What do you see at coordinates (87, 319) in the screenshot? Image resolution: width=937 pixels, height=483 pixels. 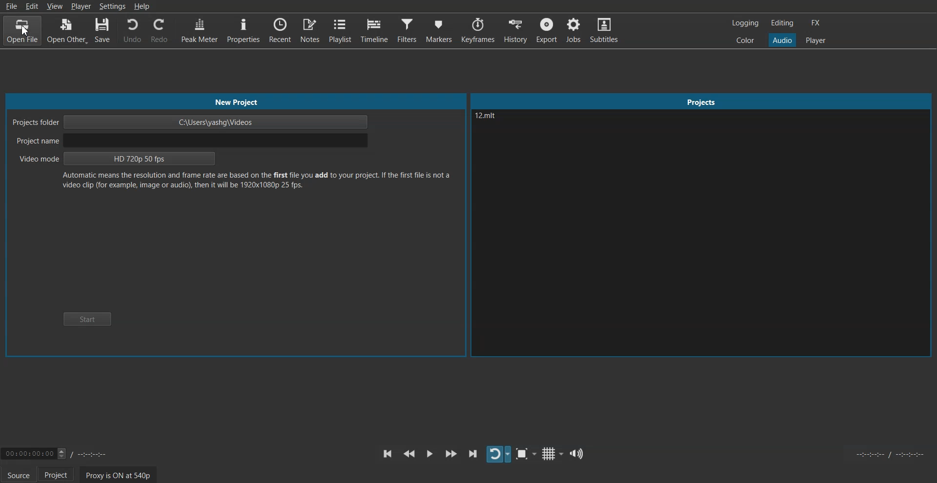 I see `Start` at bounding box center [87, 319].